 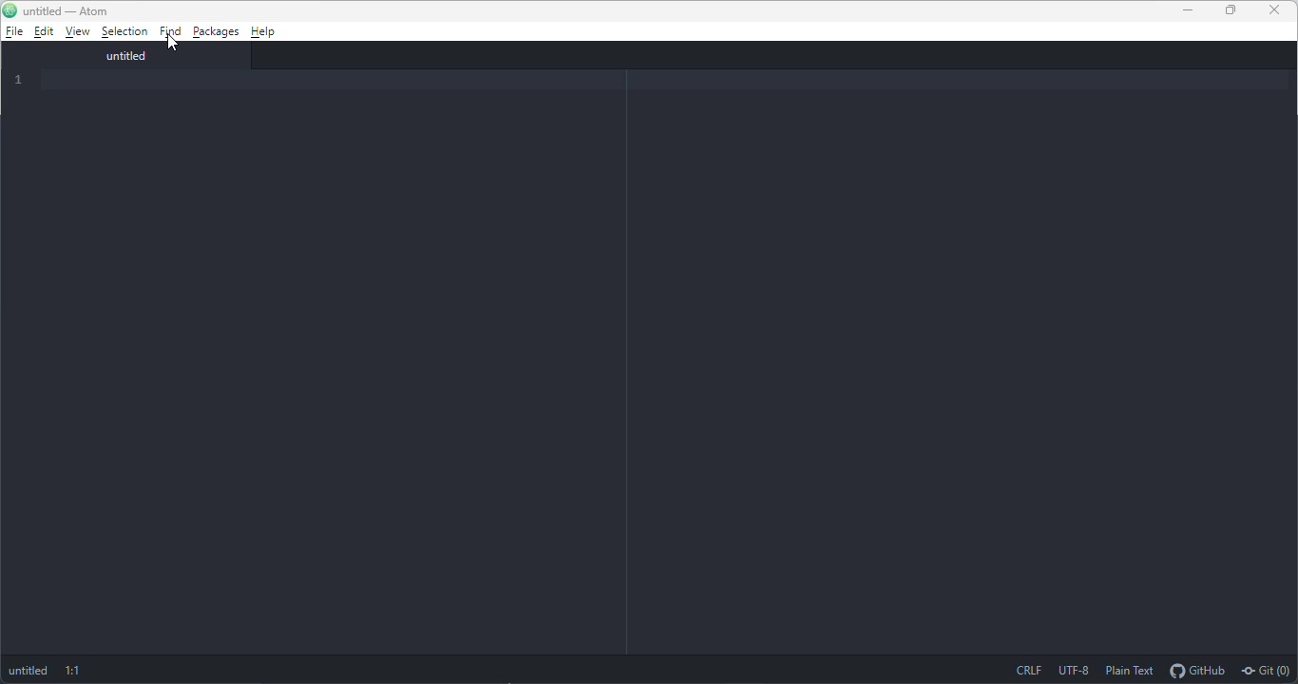 What do you see at coordinates (1273, 10) in the screenshot?
I see `close` at bounding box center [1273, 10].